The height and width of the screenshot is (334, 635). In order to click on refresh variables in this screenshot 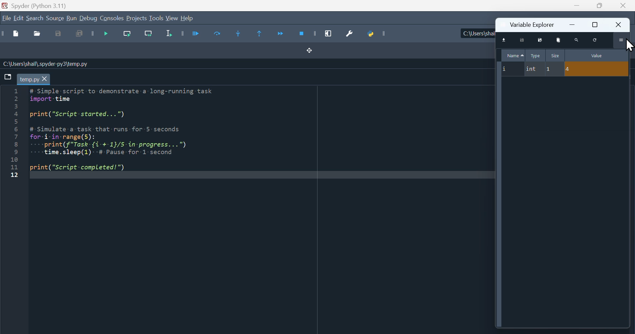, I will do `click(596, 40)`.